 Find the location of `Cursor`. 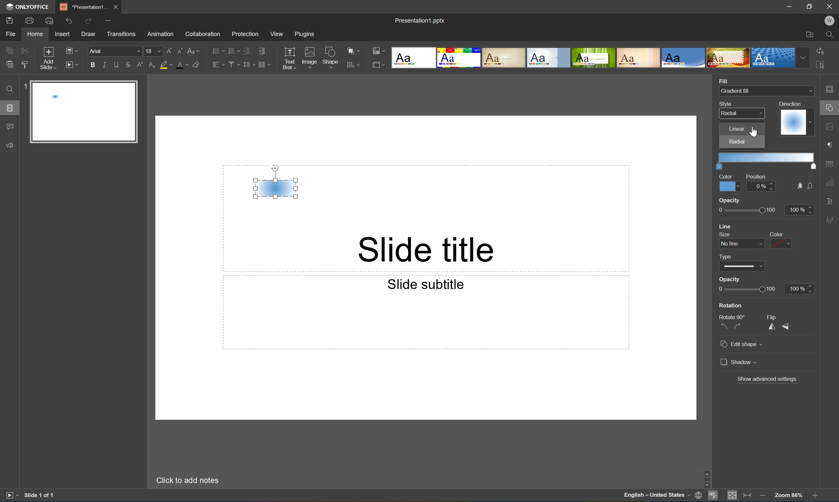

Cursor is located at coordinates (754, 132).